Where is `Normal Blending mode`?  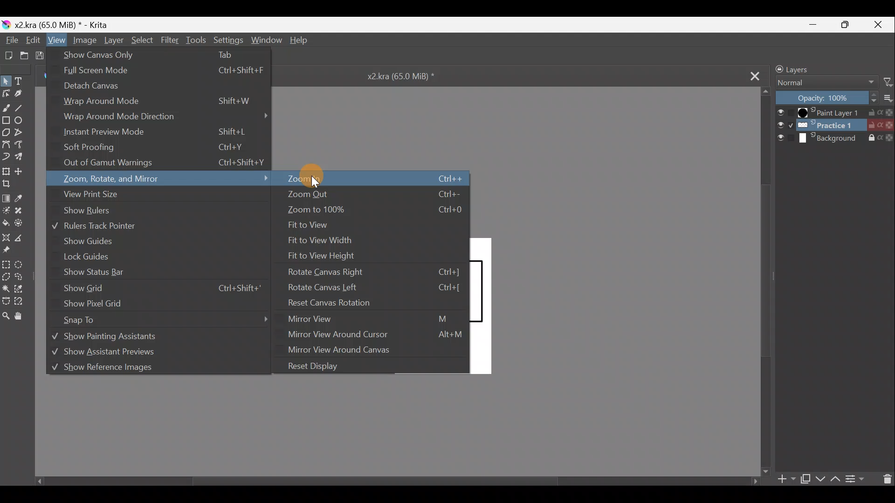
Normal Blending mode is located at coordinates (826, 83).